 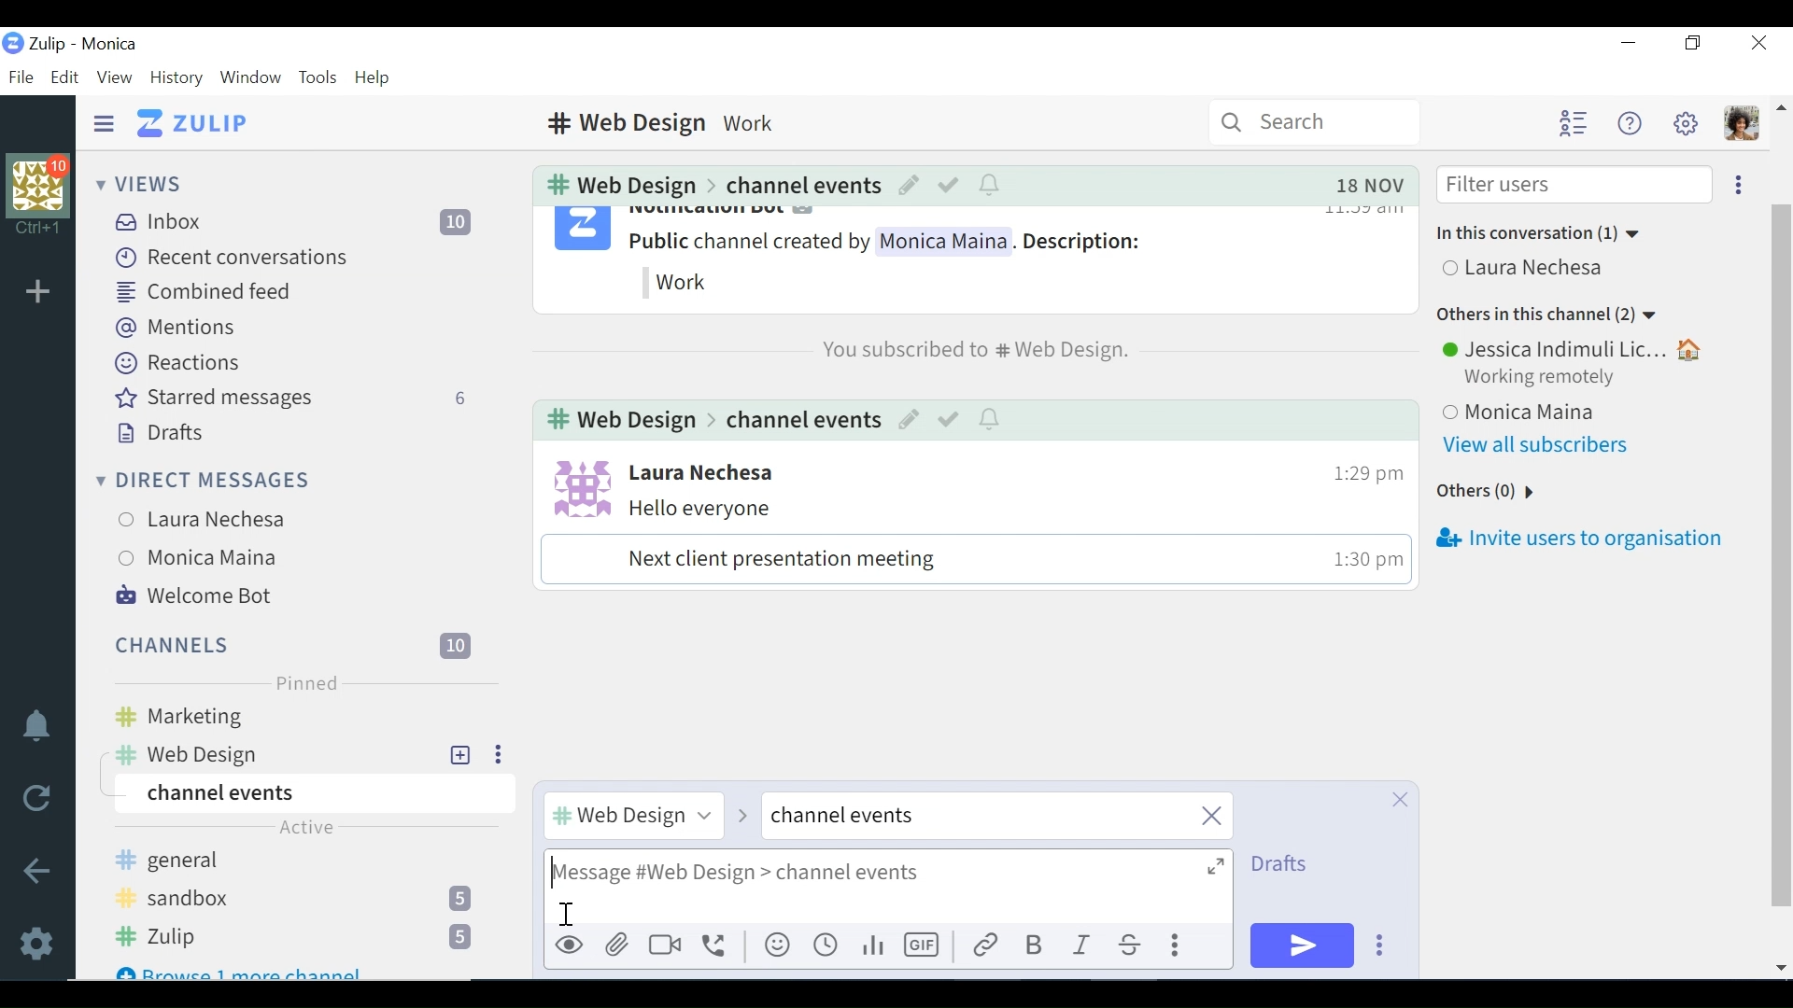 What do you see at coordinates (888, 887) in the screenshot?
I see `Compose message` at bounding box center [888, 887].